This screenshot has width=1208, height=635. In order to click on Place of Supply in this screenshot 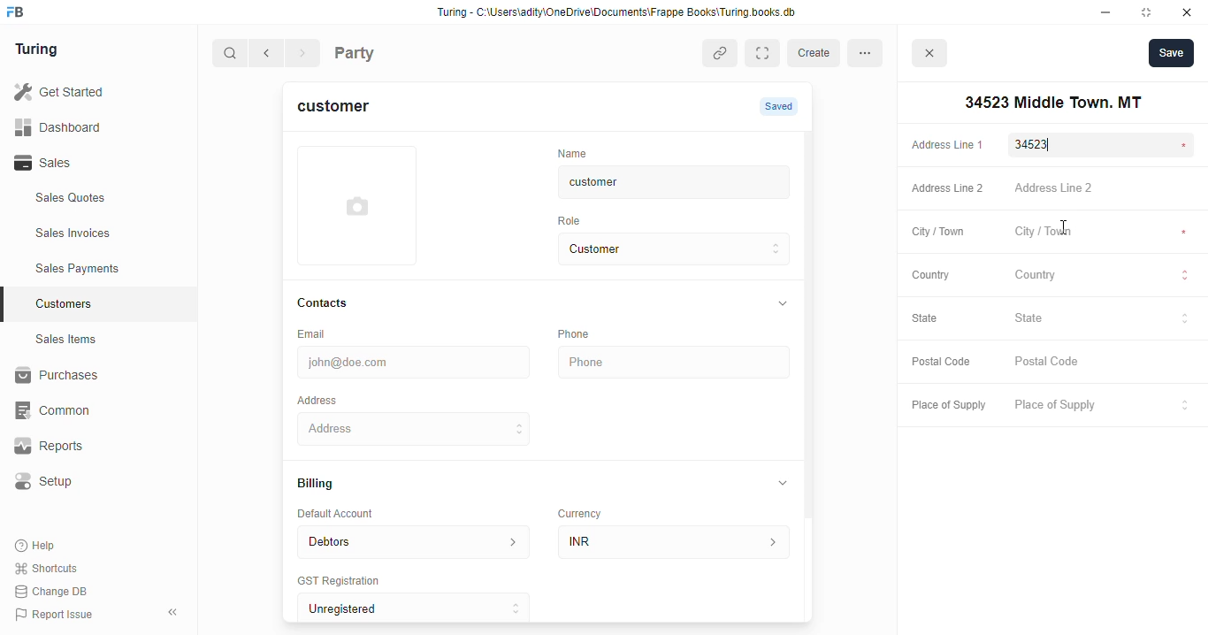, I will do `click(1099, 406)`.